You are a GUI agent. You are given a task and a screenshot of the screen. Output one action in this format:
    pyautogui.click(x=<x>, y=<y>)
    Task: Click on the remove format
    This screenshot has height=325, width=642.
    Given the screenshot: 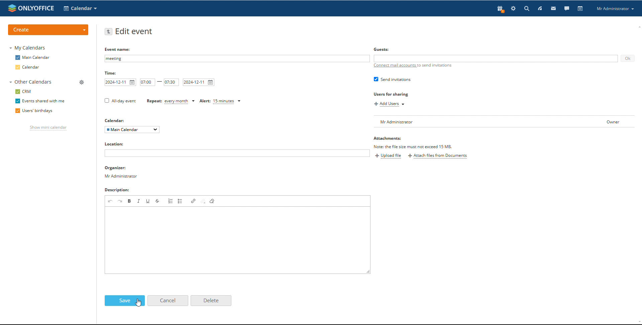 What is the action you would take?
    pyautogui.click(x=212, y=201)
    